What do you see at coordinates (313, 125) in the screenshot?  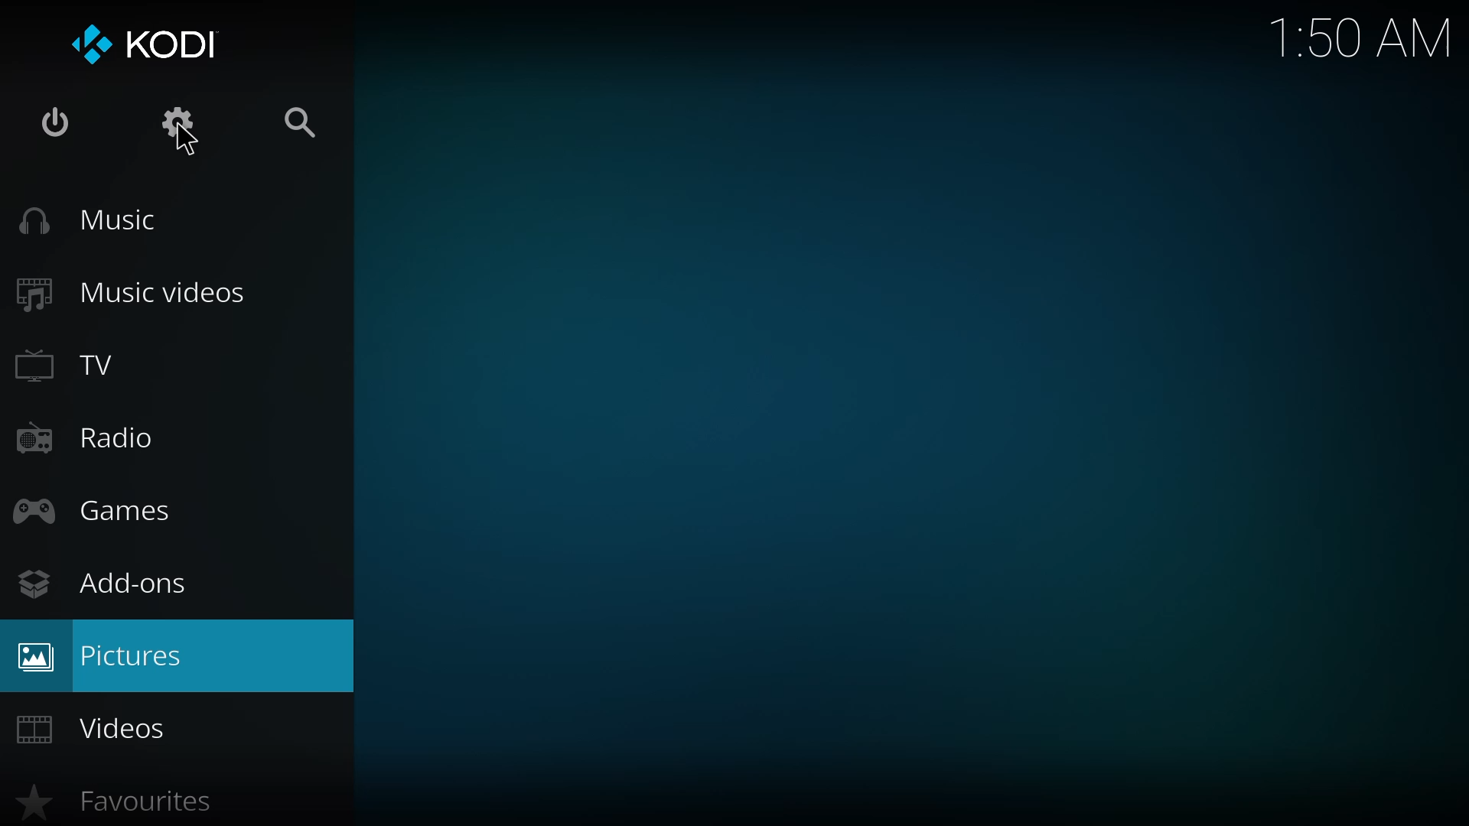 I see `search` at bounding box center [313, 125].